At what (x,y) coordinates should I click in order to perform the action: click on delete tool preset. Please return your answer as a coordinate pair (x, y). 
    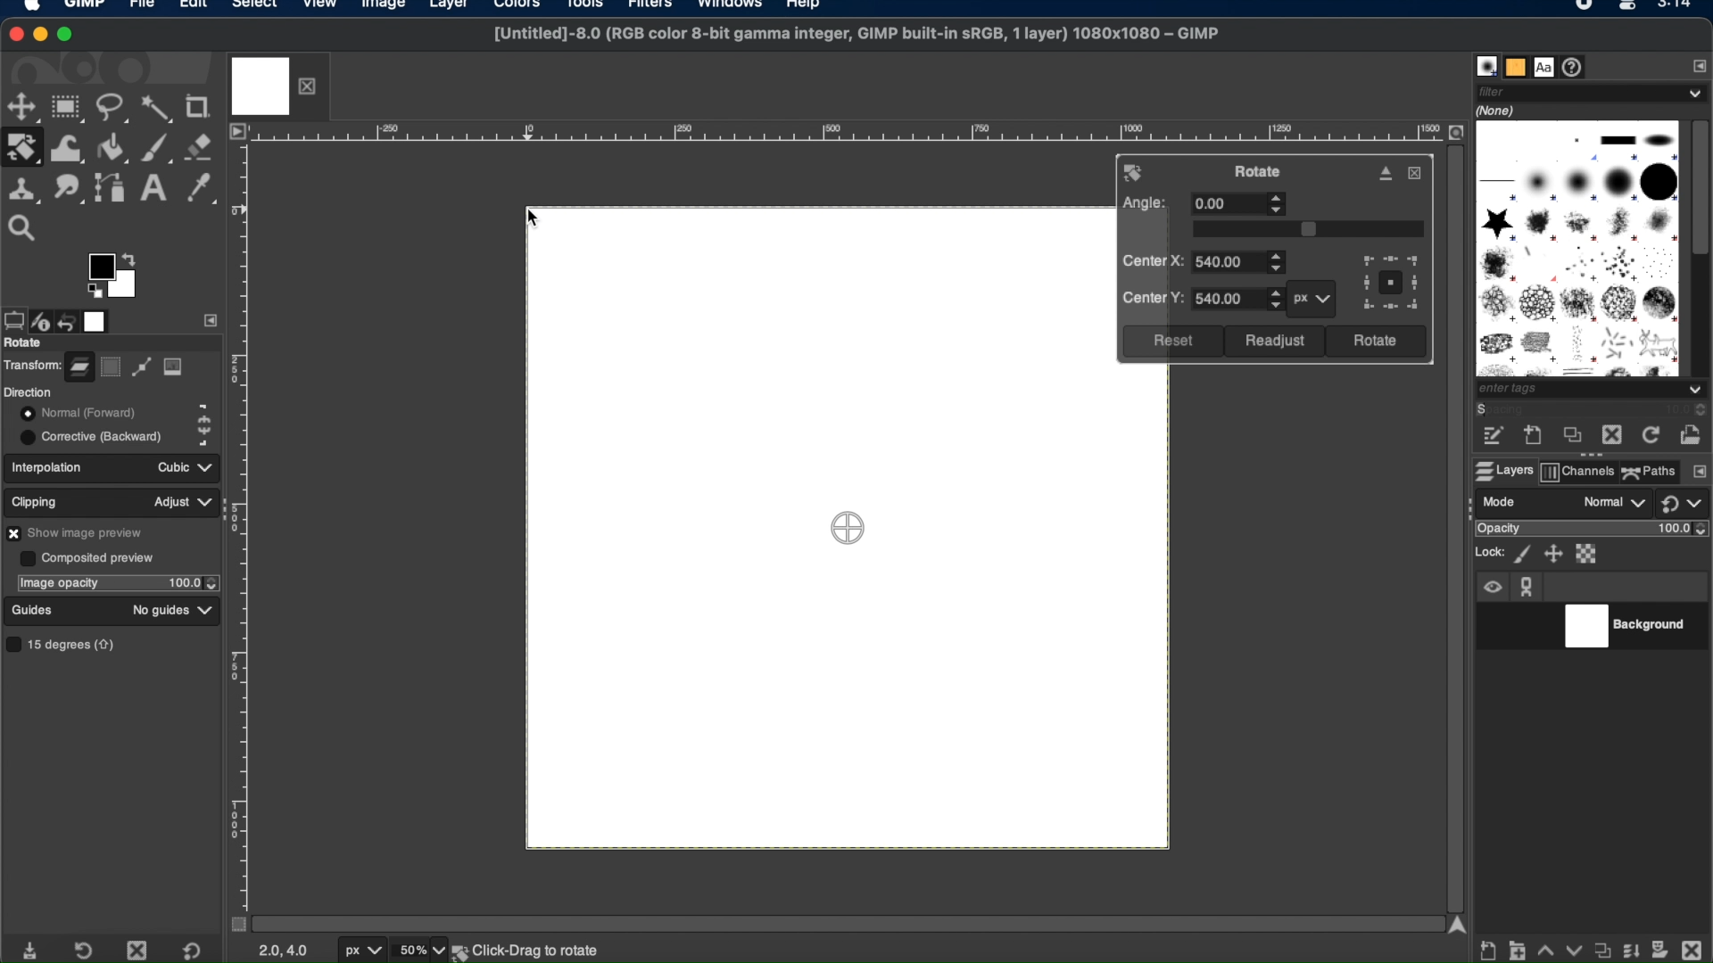
    Looking at the image, I should click on (138, 950).